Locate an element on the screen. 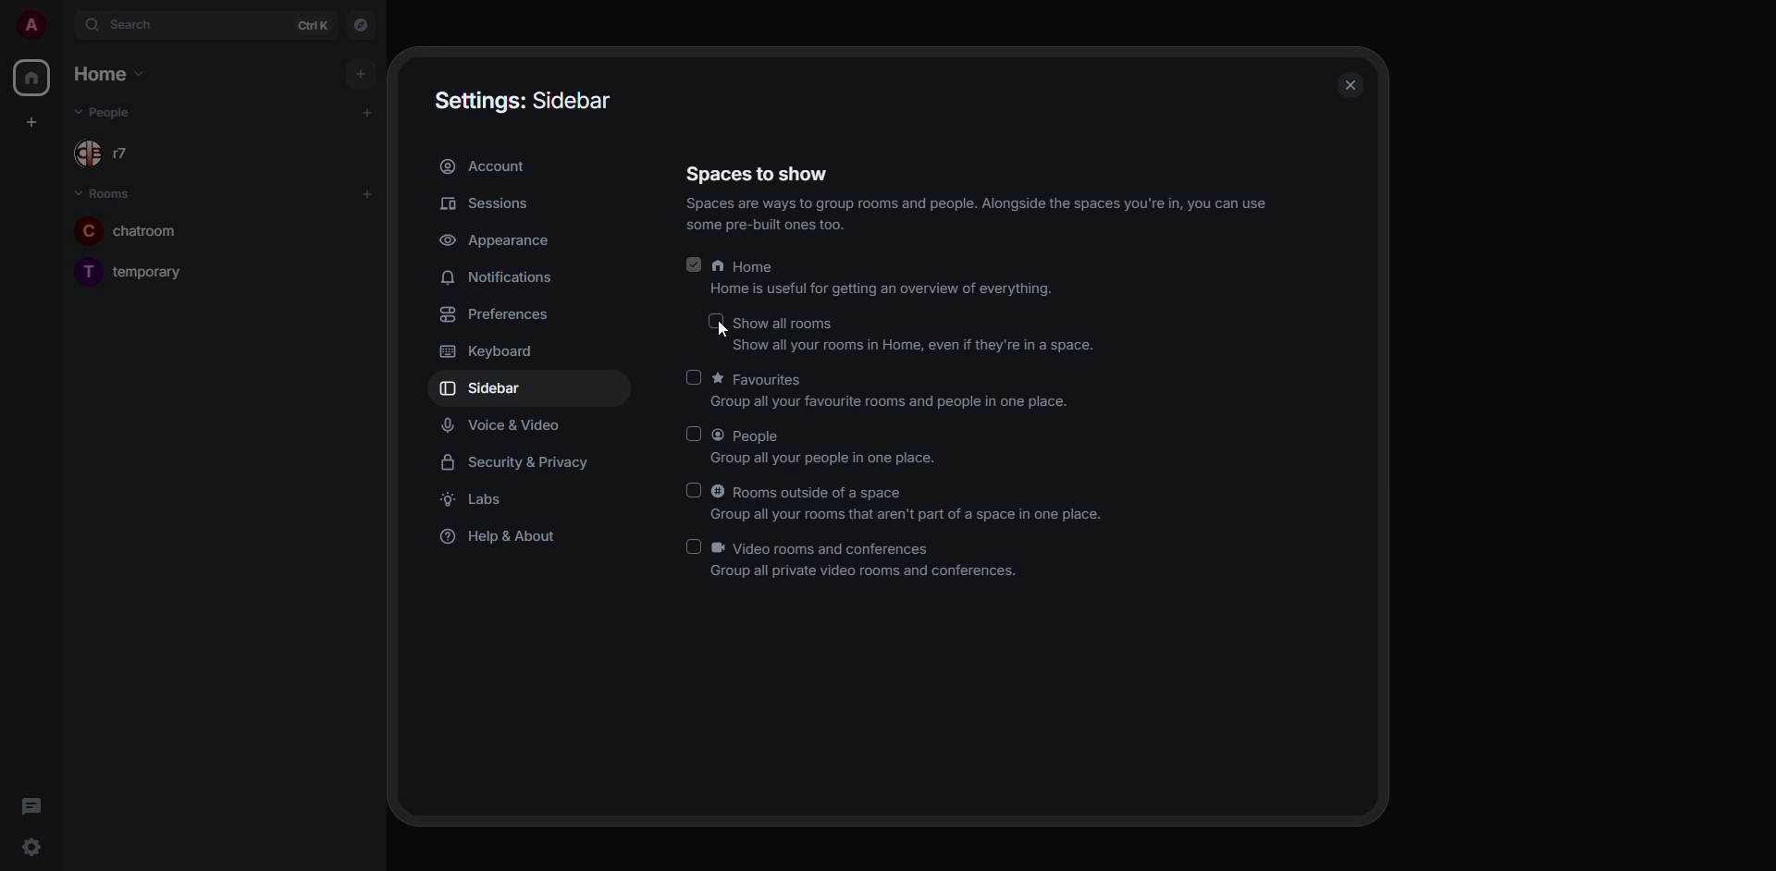  home is located at coordinates (31, 78).